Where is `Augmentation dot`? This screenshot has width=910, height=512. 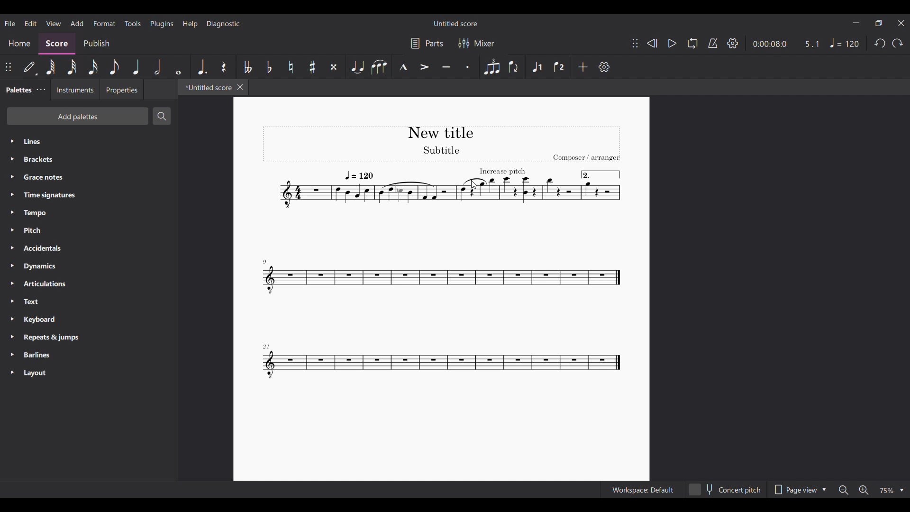
Augmentation dot is located at coordinates (202, 67).